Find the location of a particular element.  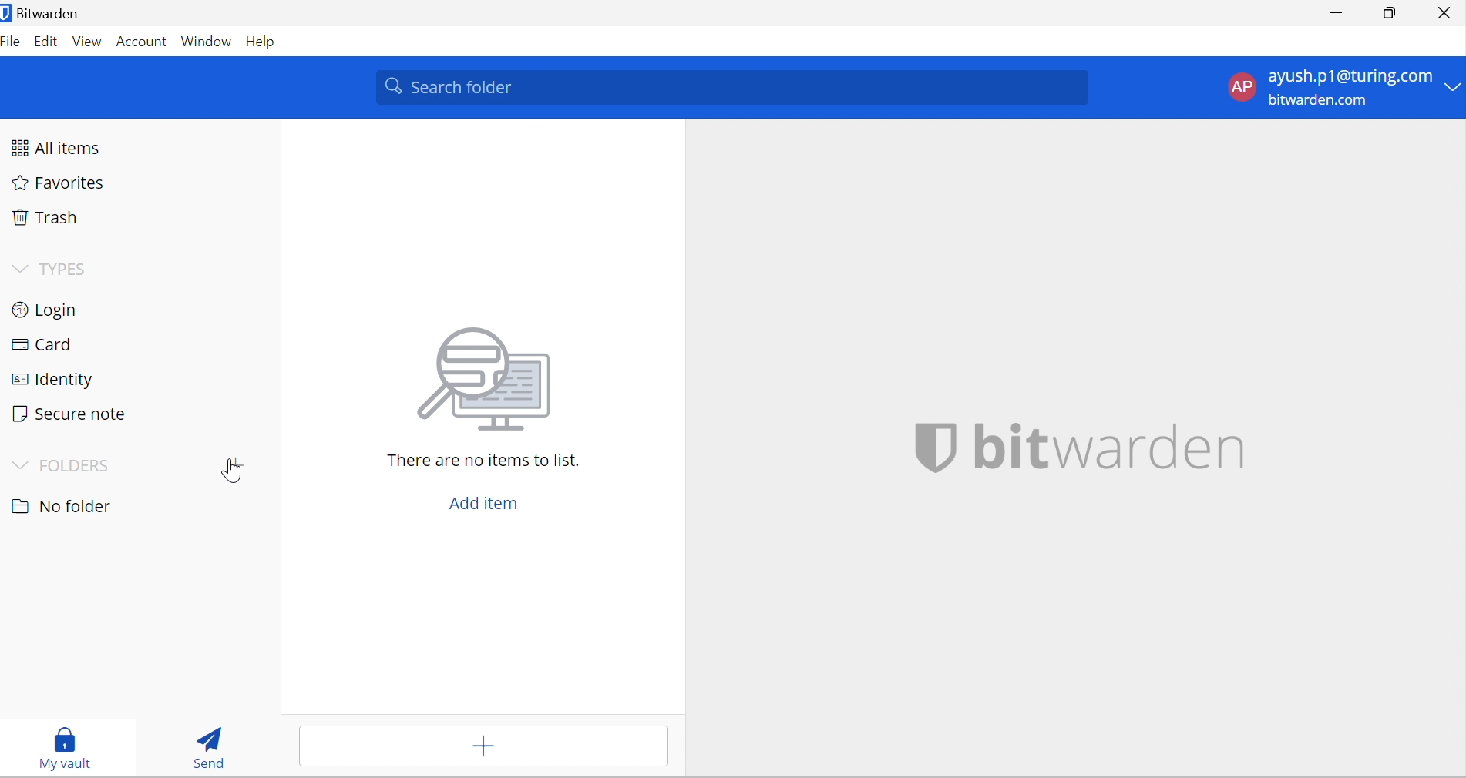

No Folder is located at coordinates (67, 507).